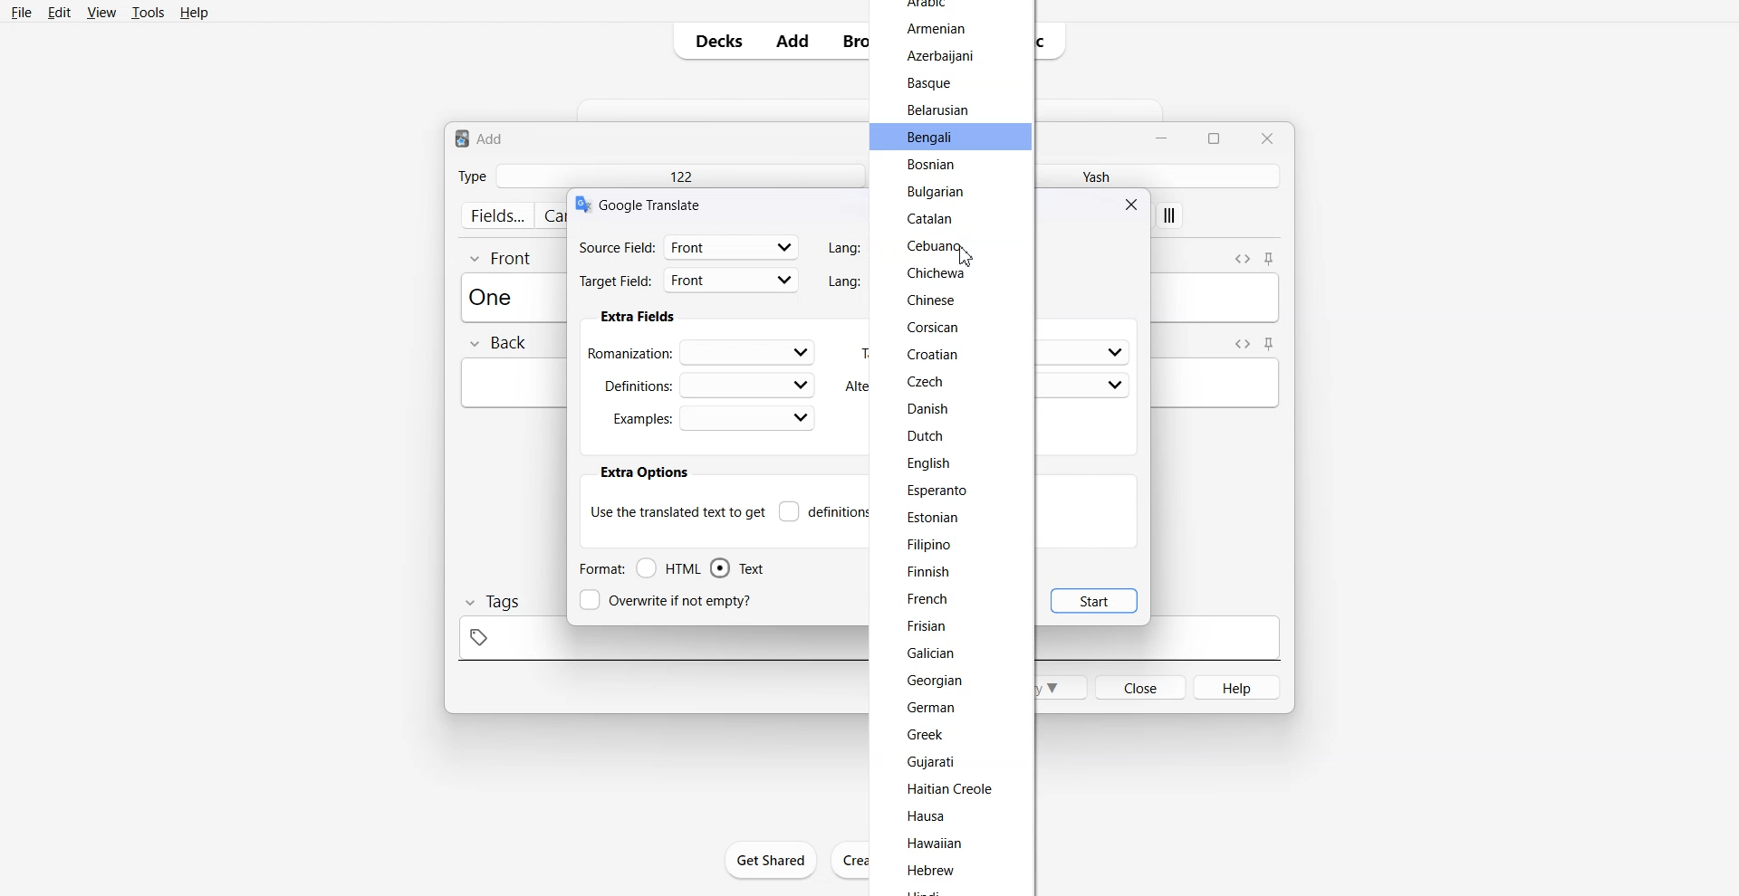 The image size is (1739, 896). What do you see at coordinates (932, 327) in the screenshot?
I see `Corsican` at bounding box center [932, 327].